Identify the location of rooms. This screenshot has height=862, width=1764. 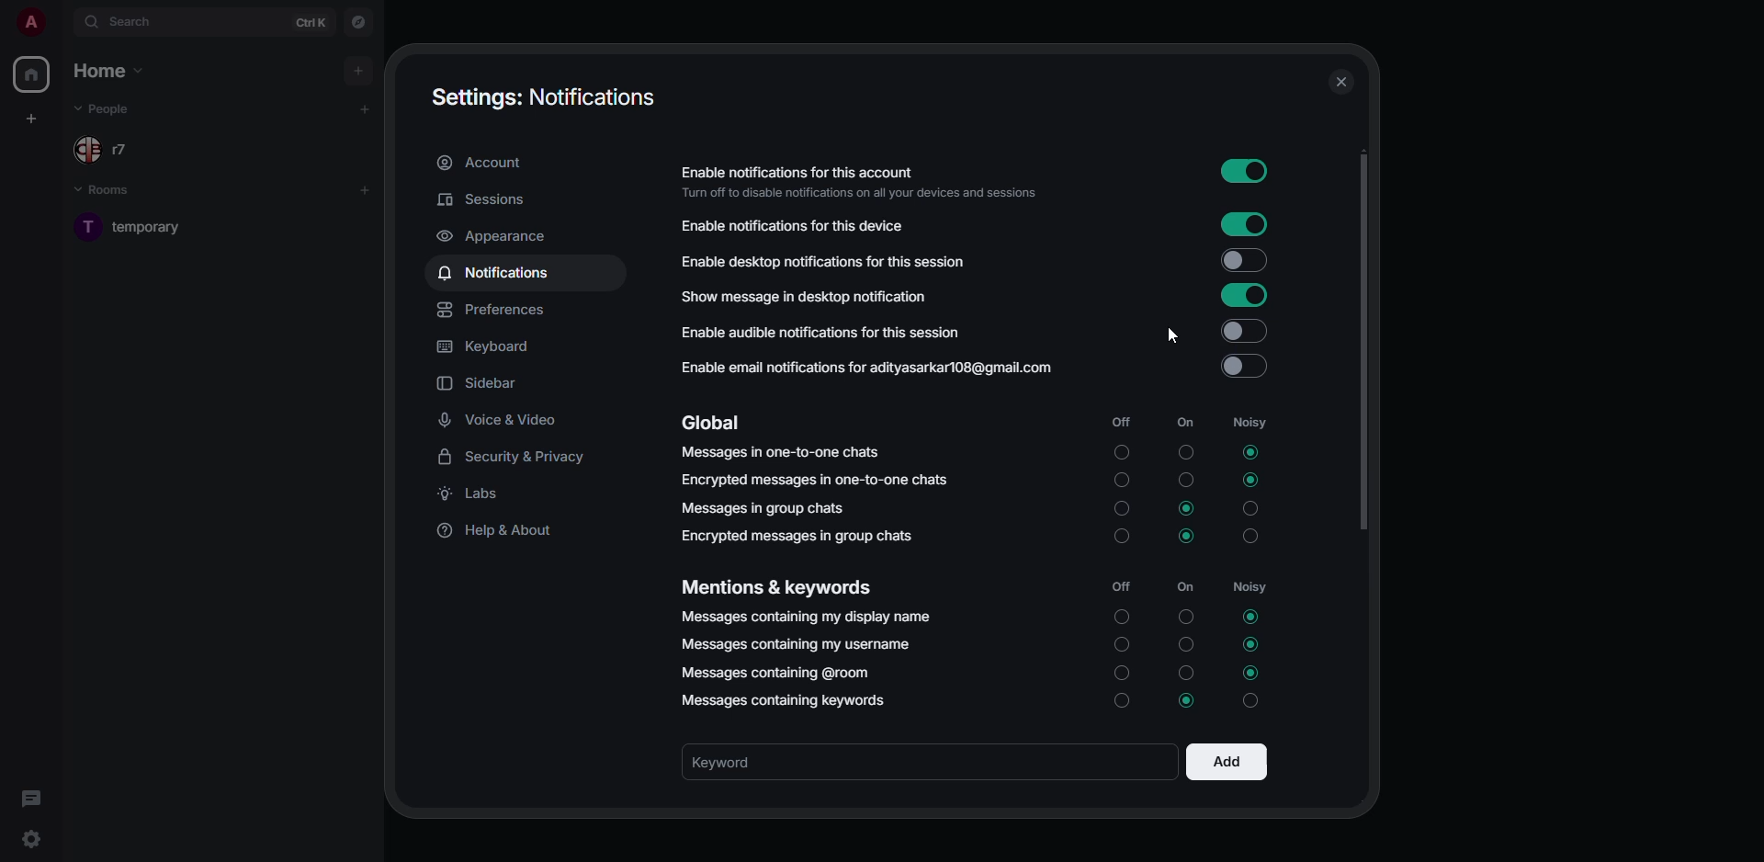
(116, 193).